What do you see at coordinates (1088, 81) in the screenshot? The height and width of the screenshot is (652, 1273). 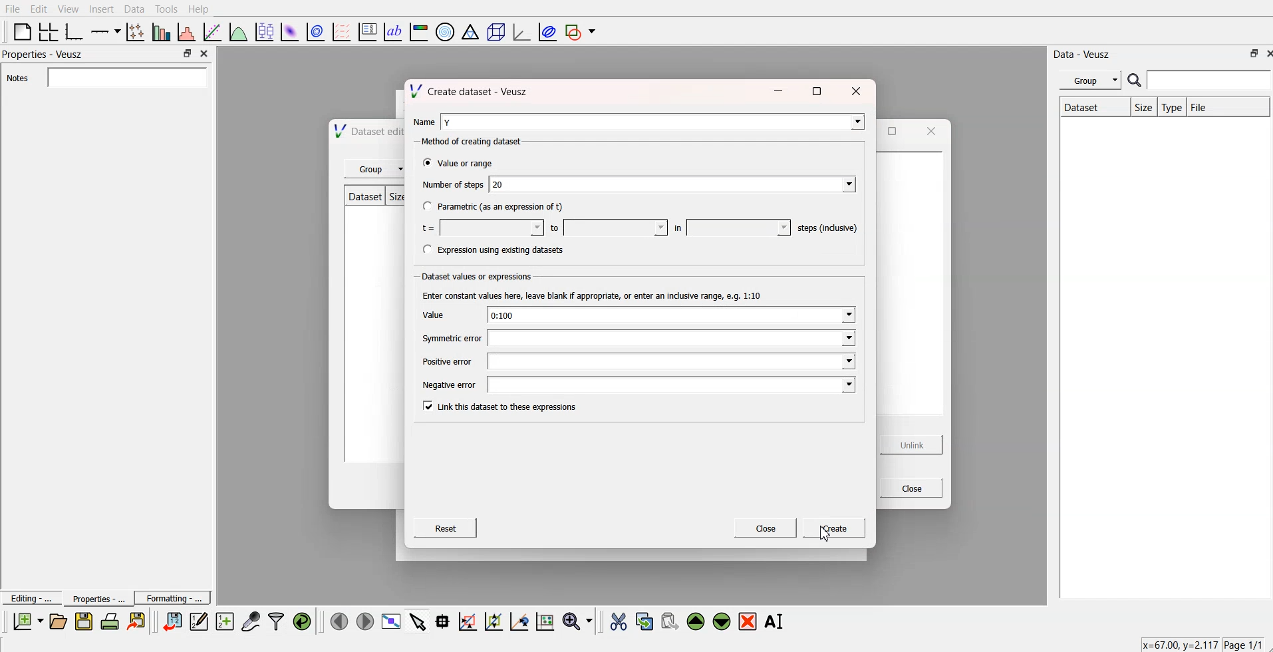 I see `Group` at bounding box center [1088, 81].